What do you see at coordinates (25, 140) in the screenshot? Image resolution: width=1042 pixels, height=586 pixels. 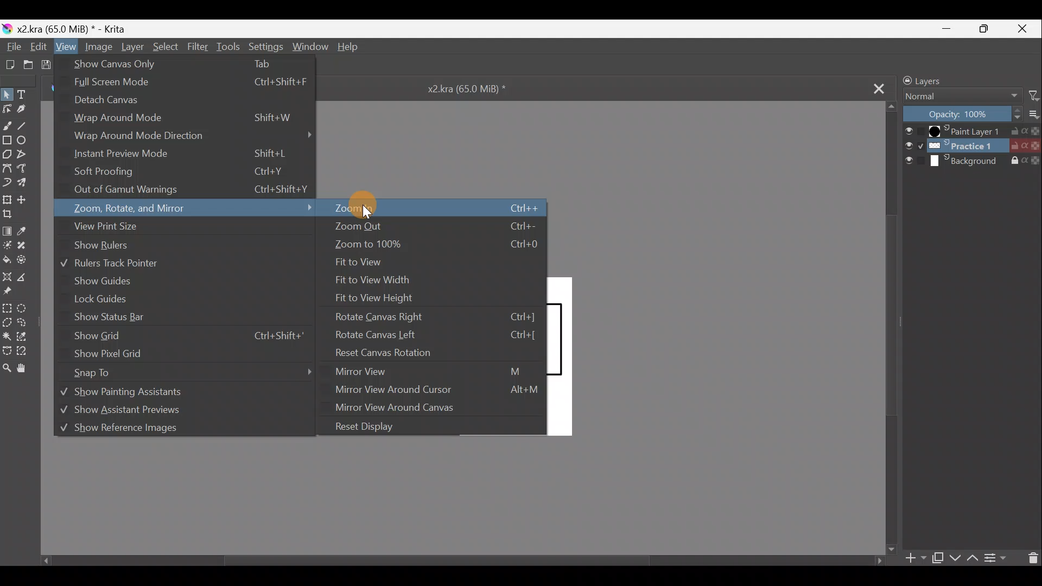 I see `Ellipse tool` at bounding box center [25, 140].